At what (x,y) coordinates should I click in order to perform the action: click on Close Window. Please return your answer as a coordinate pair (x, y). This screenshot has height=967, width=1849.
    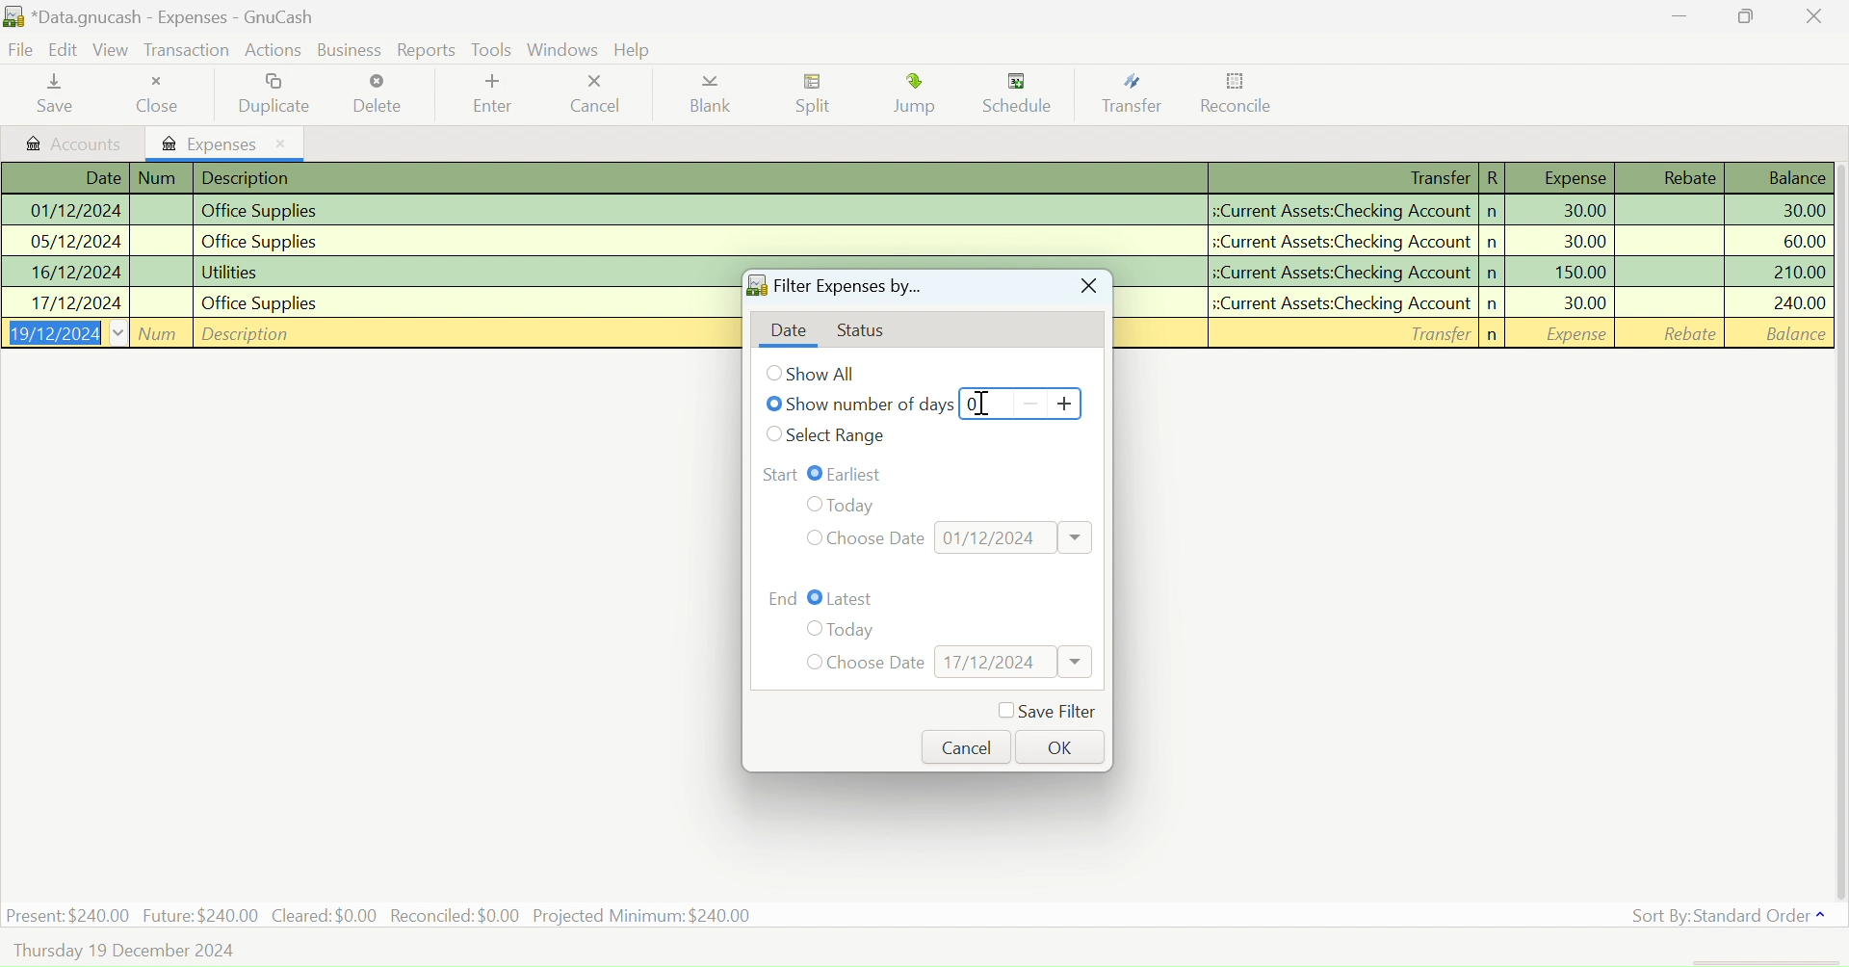
    Looking at the image, I should click on (1814, 15).